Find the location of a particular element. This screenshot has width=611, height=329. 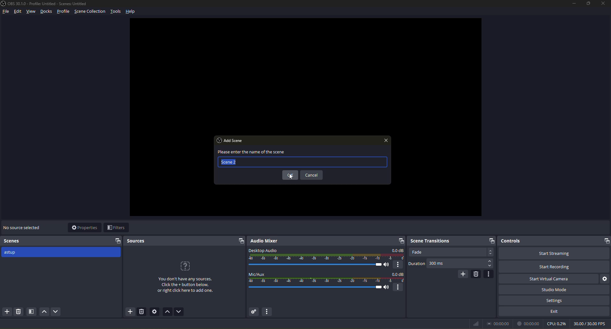

add sources is located at coordinates (130, 311).